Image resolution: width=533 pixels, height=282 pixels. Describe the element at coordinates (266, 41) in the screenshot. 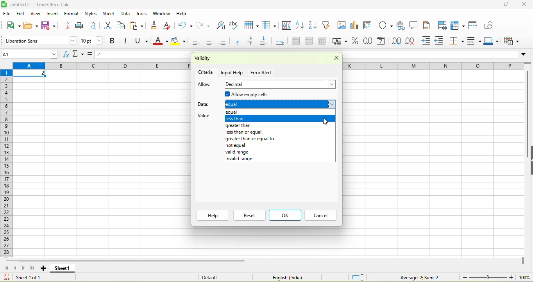

I see `align bottom` at that location.